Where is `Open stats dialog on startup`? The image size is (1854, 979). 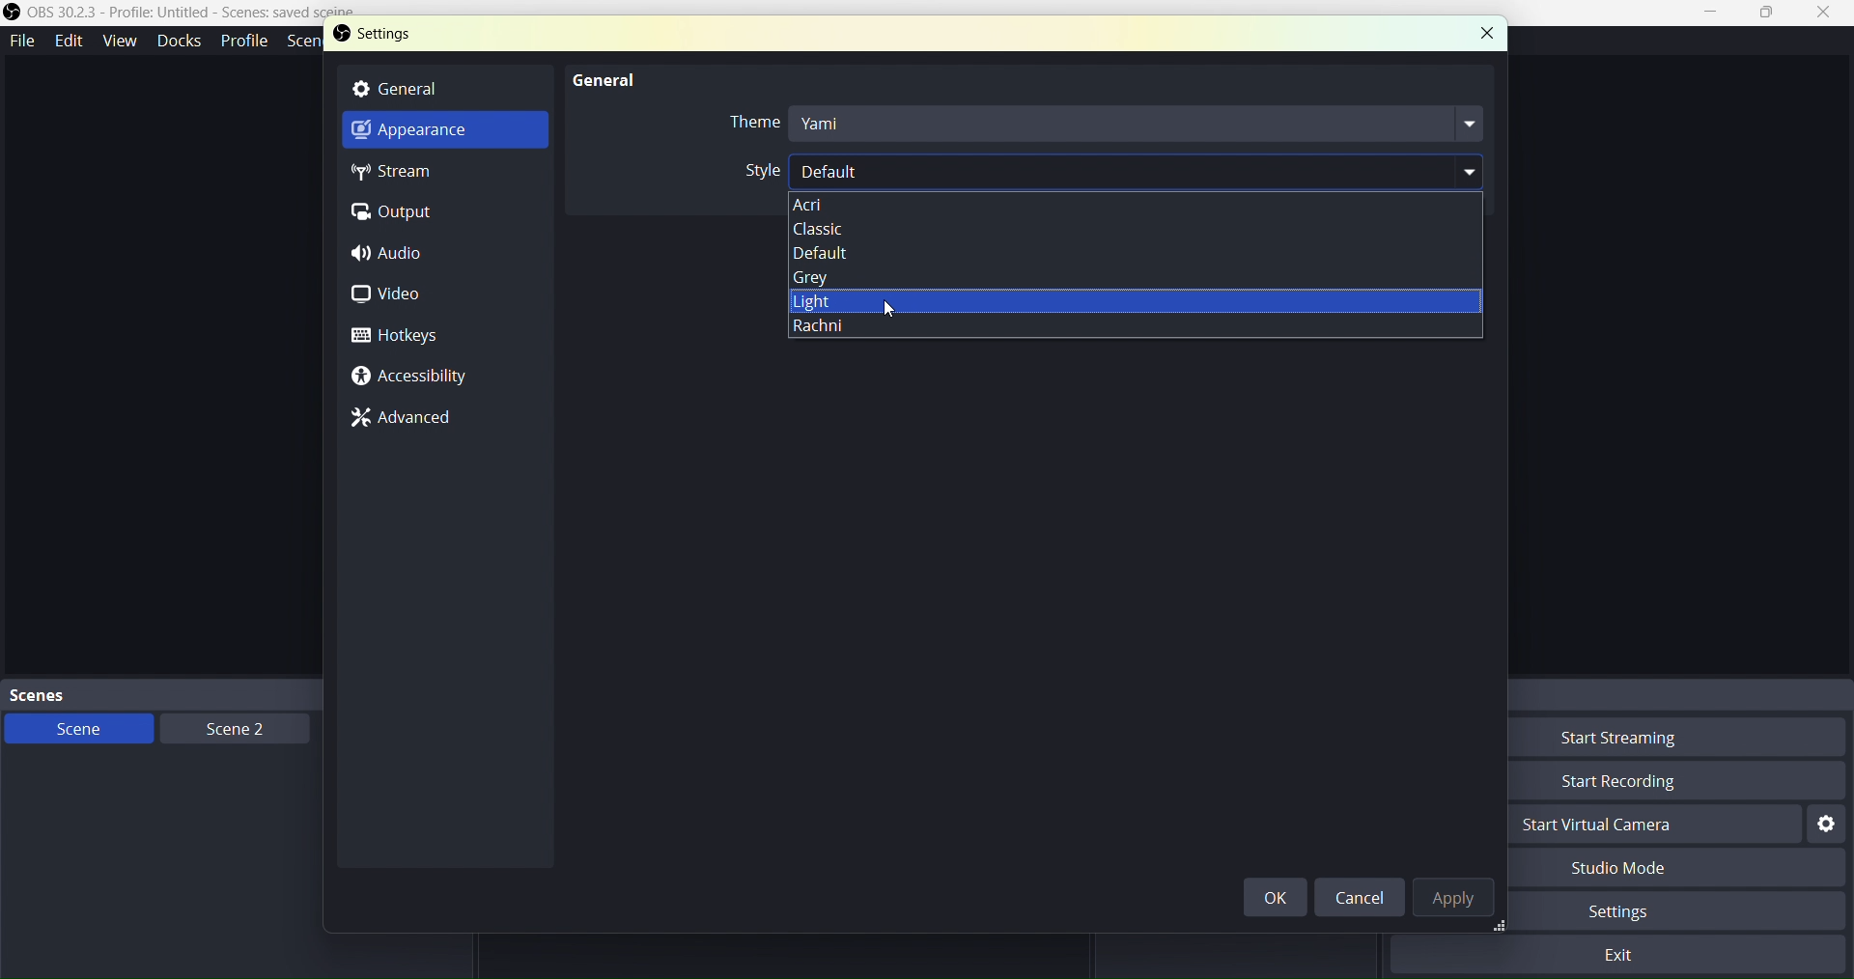
Open stats dialog on startup is located at coordinates (1096, 169).